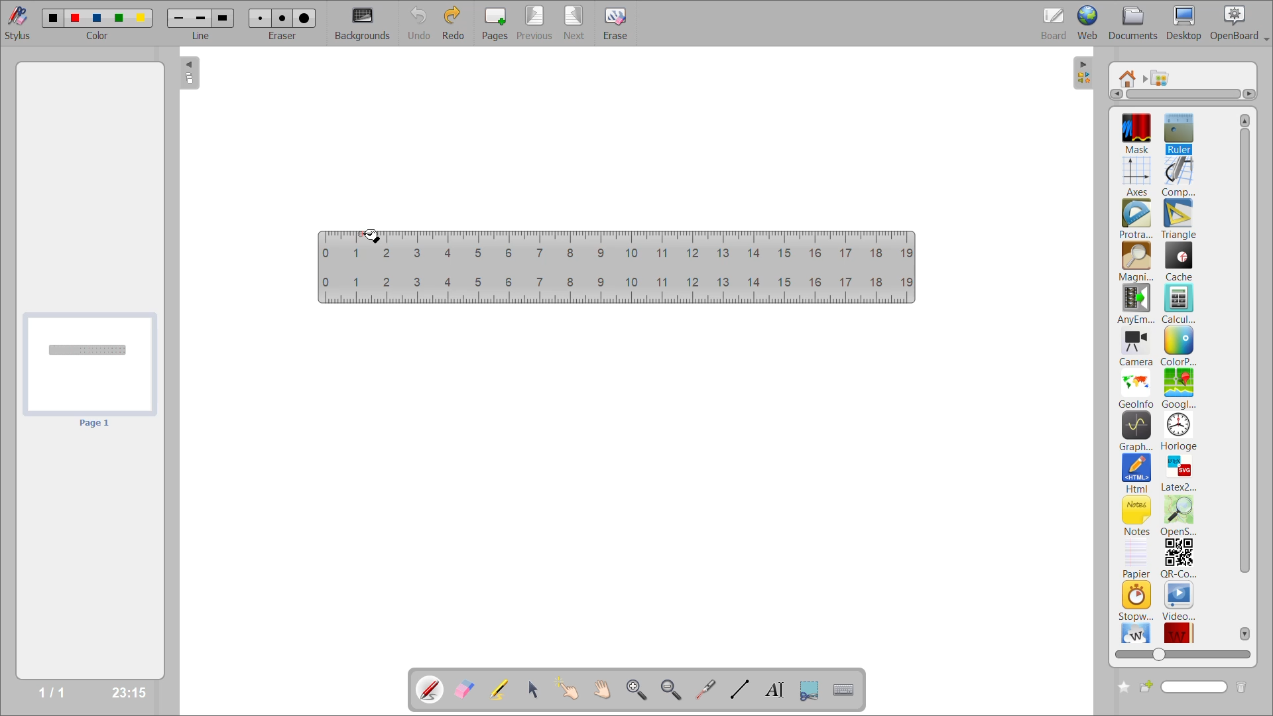  I want to click on draw lines, so click(738, 689).